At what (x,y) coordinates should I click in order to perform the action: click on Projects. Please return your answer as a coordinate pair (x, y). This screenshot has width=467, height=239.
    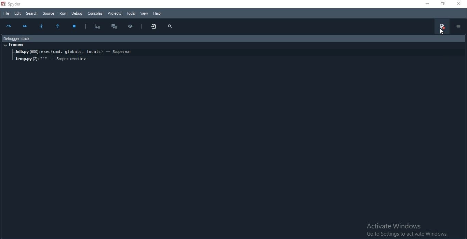
    Looking at the image, I should click on (115, 14).